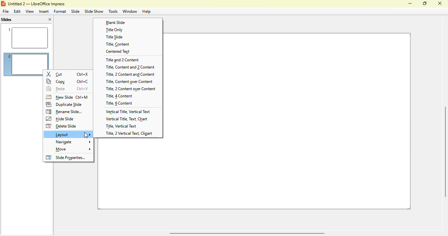 The height and width of the screenshot is (236, 448). Describe the element at coordinates (131, 67) in the screenshot. I see `title, content and 2 content` at that location.